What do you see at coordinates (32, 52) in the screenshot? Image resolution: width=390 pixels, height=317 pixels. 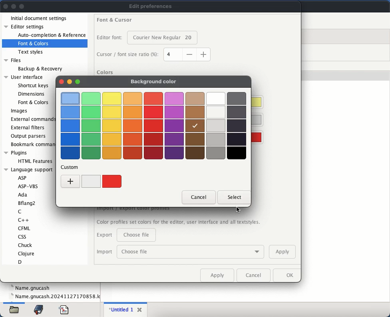 I see `text styles` at bounding box center [32, 52].